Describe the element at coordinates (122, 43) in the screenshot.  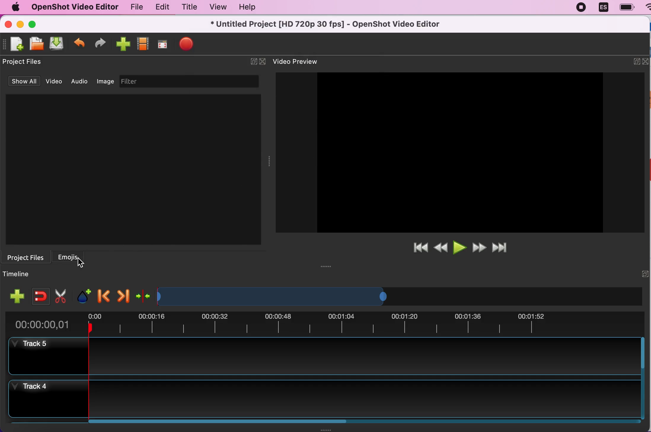
I see `import files` at that location.